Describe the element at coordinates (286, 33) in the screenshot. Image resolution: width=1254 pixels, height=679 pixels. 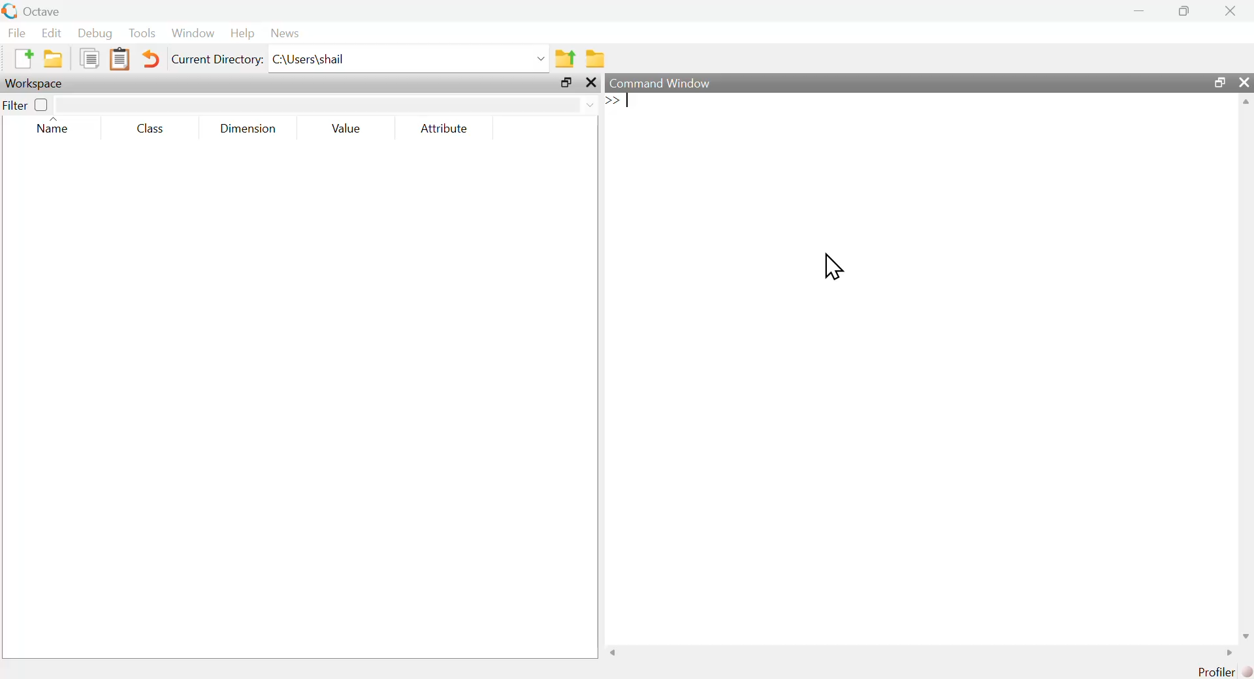
I see `News` at that location.